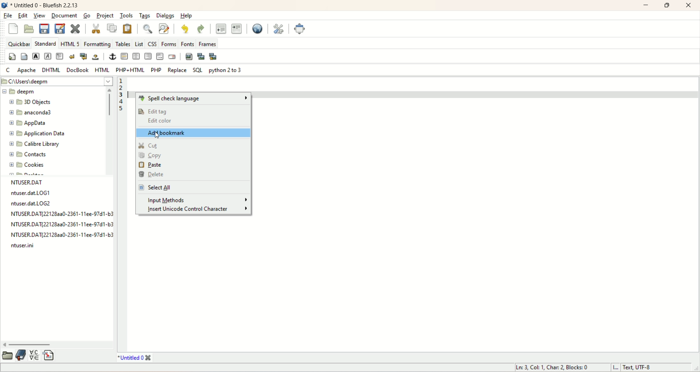 The width and height of the screenshot is (700, 372). Describe the element at coordinates (61, 236) in the screenshot. I see `file name` at that location.